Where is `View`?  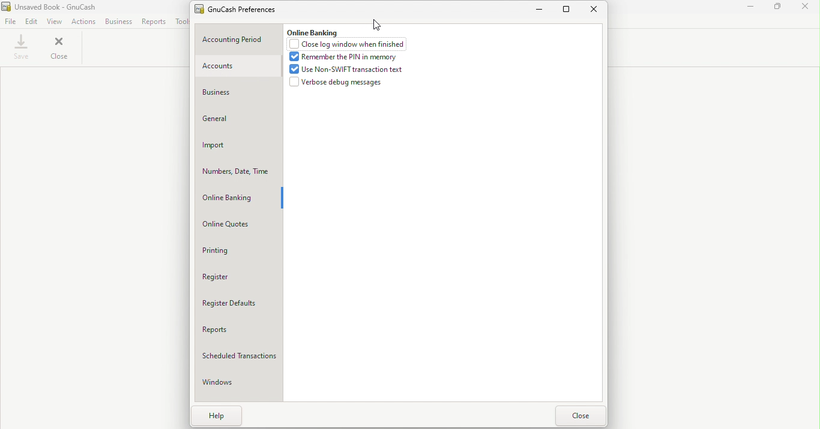 View is located at coordinates (53, 20).